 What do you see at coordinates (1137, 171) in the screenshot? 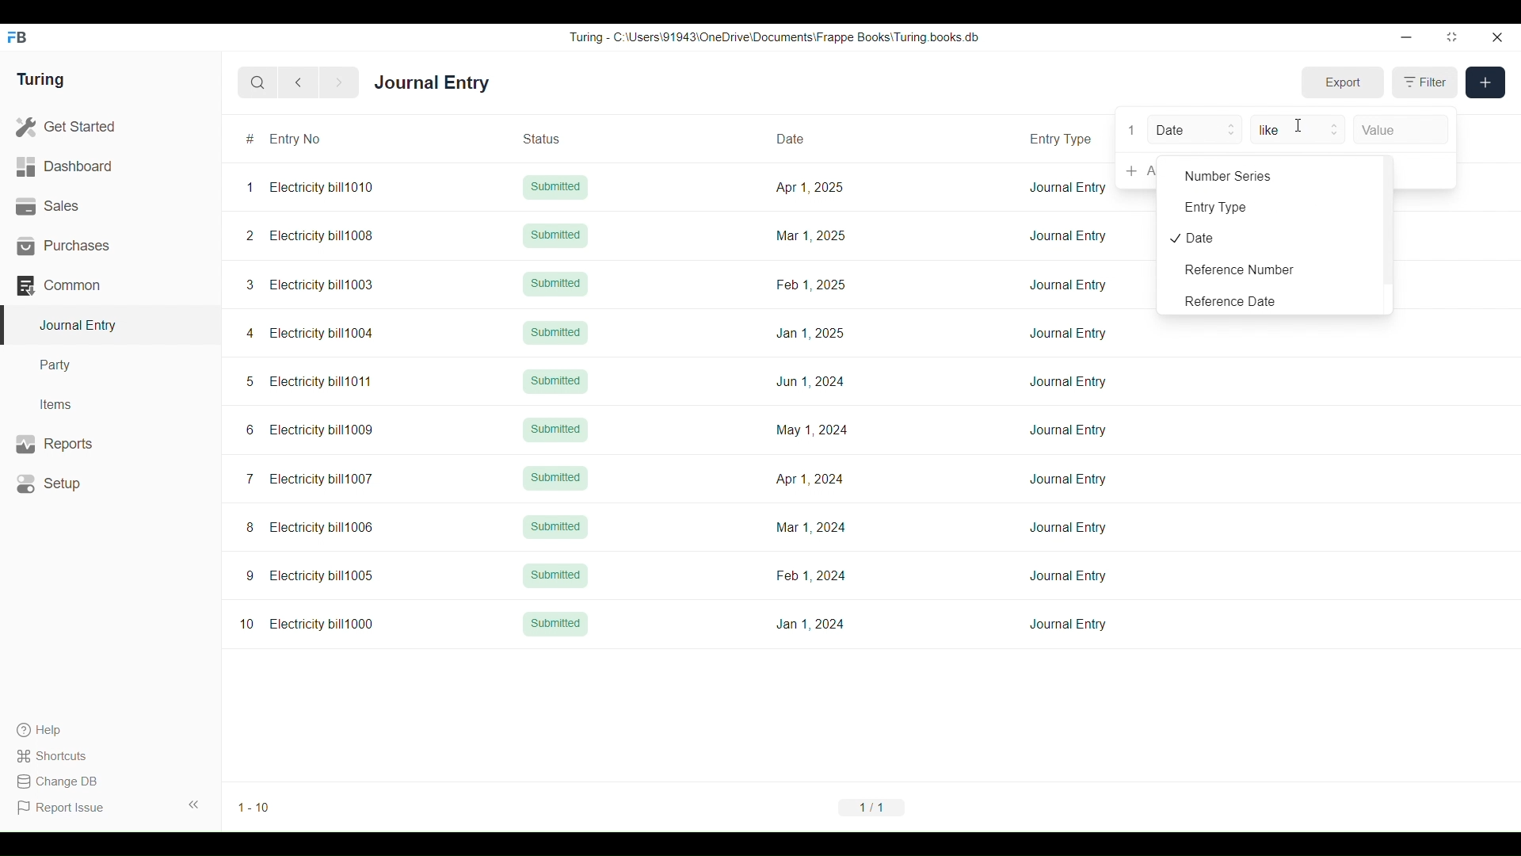
I see `Add a filter` at bounding box center [1137, 171].